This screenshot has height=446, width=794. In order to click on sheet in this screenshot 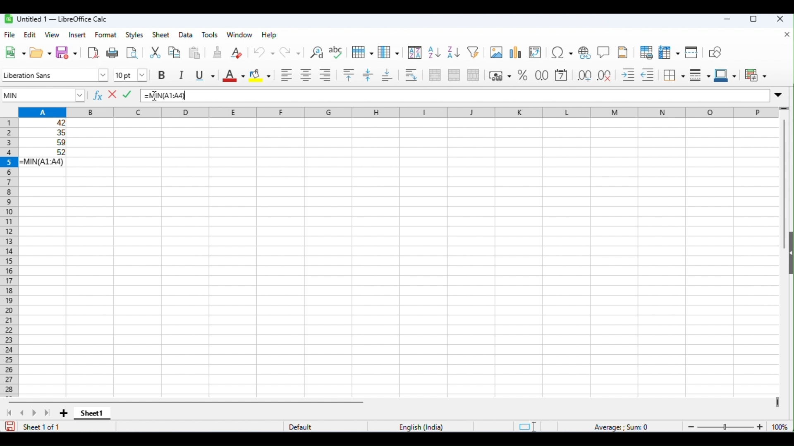, I will do `click(160, 35)`.